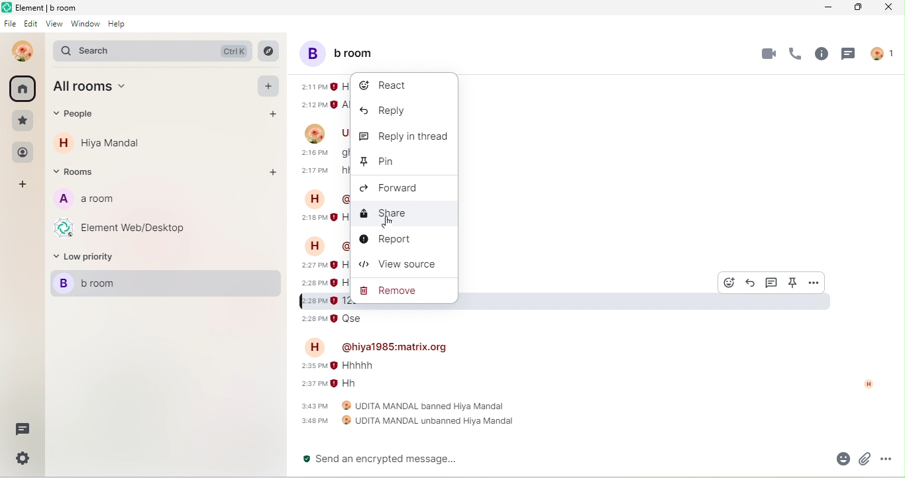 The image size is (905, 478). Describe the element at coordinates (376, 161) in the screenshot. I see `pin` at that location.